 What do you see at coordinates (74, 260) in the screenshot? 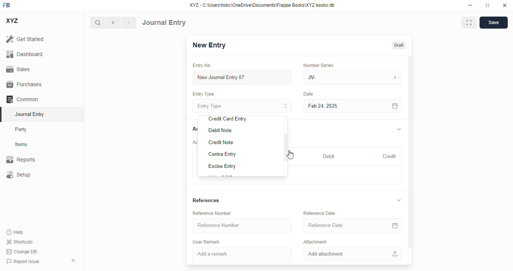
I see `toggle sidebar` at bounding box center [74, 260].